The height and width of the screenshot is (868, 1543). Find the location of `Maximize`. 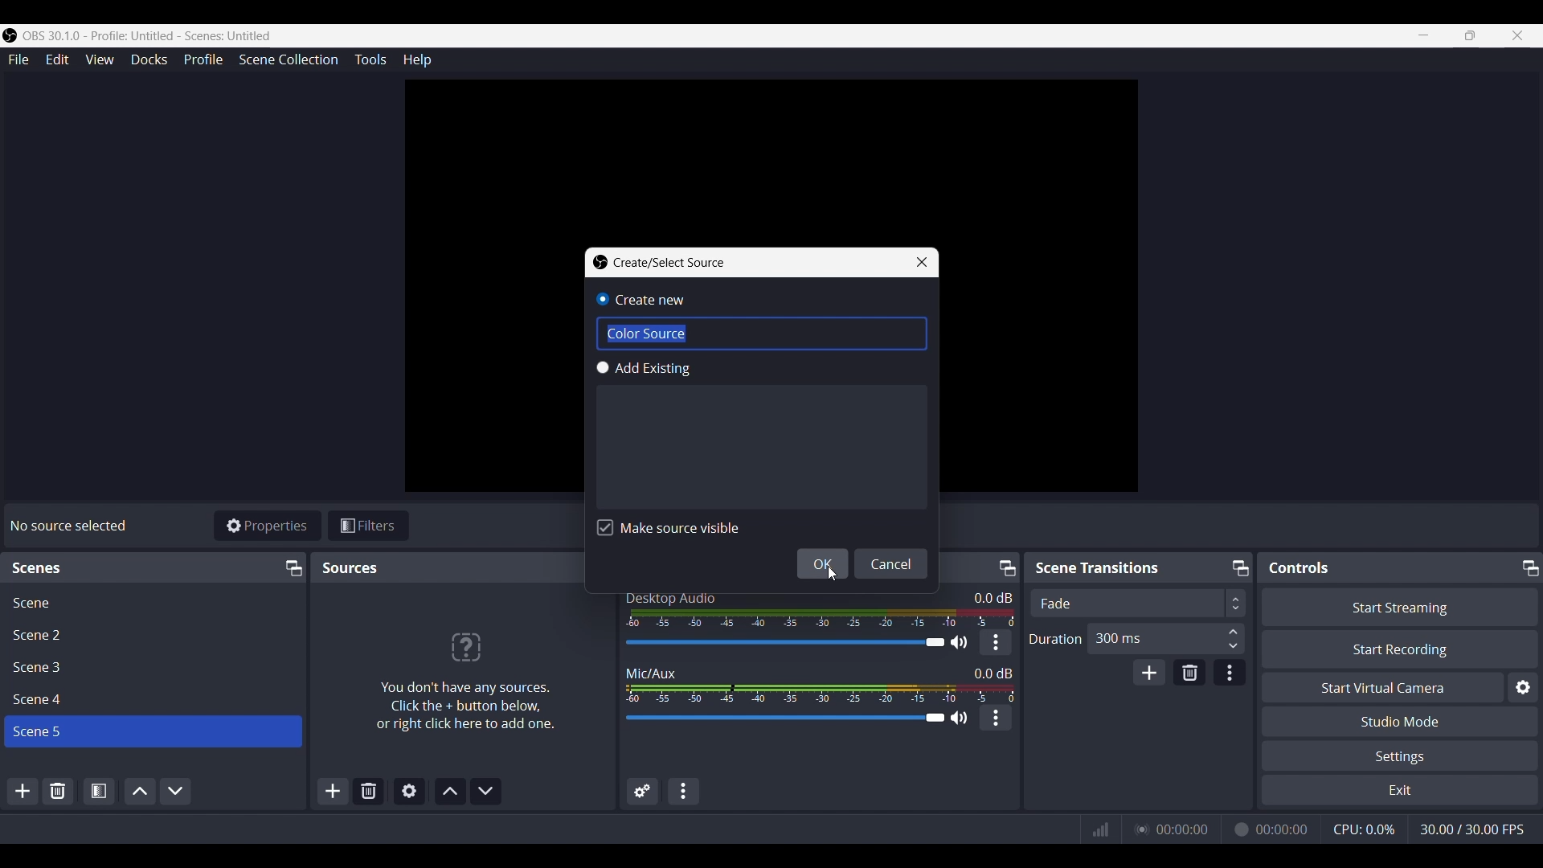

Maximize is located at coordinates (1005, 565).